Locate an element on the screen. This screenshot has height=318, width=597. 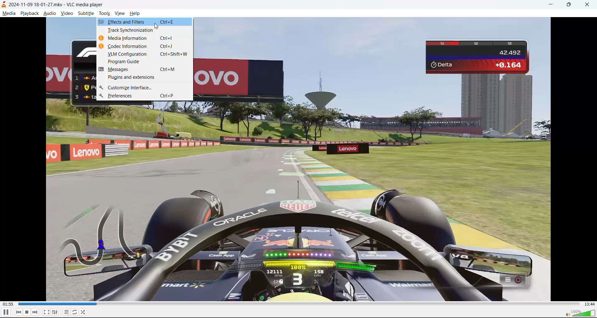
playlist is located at coordinates (67, 312).